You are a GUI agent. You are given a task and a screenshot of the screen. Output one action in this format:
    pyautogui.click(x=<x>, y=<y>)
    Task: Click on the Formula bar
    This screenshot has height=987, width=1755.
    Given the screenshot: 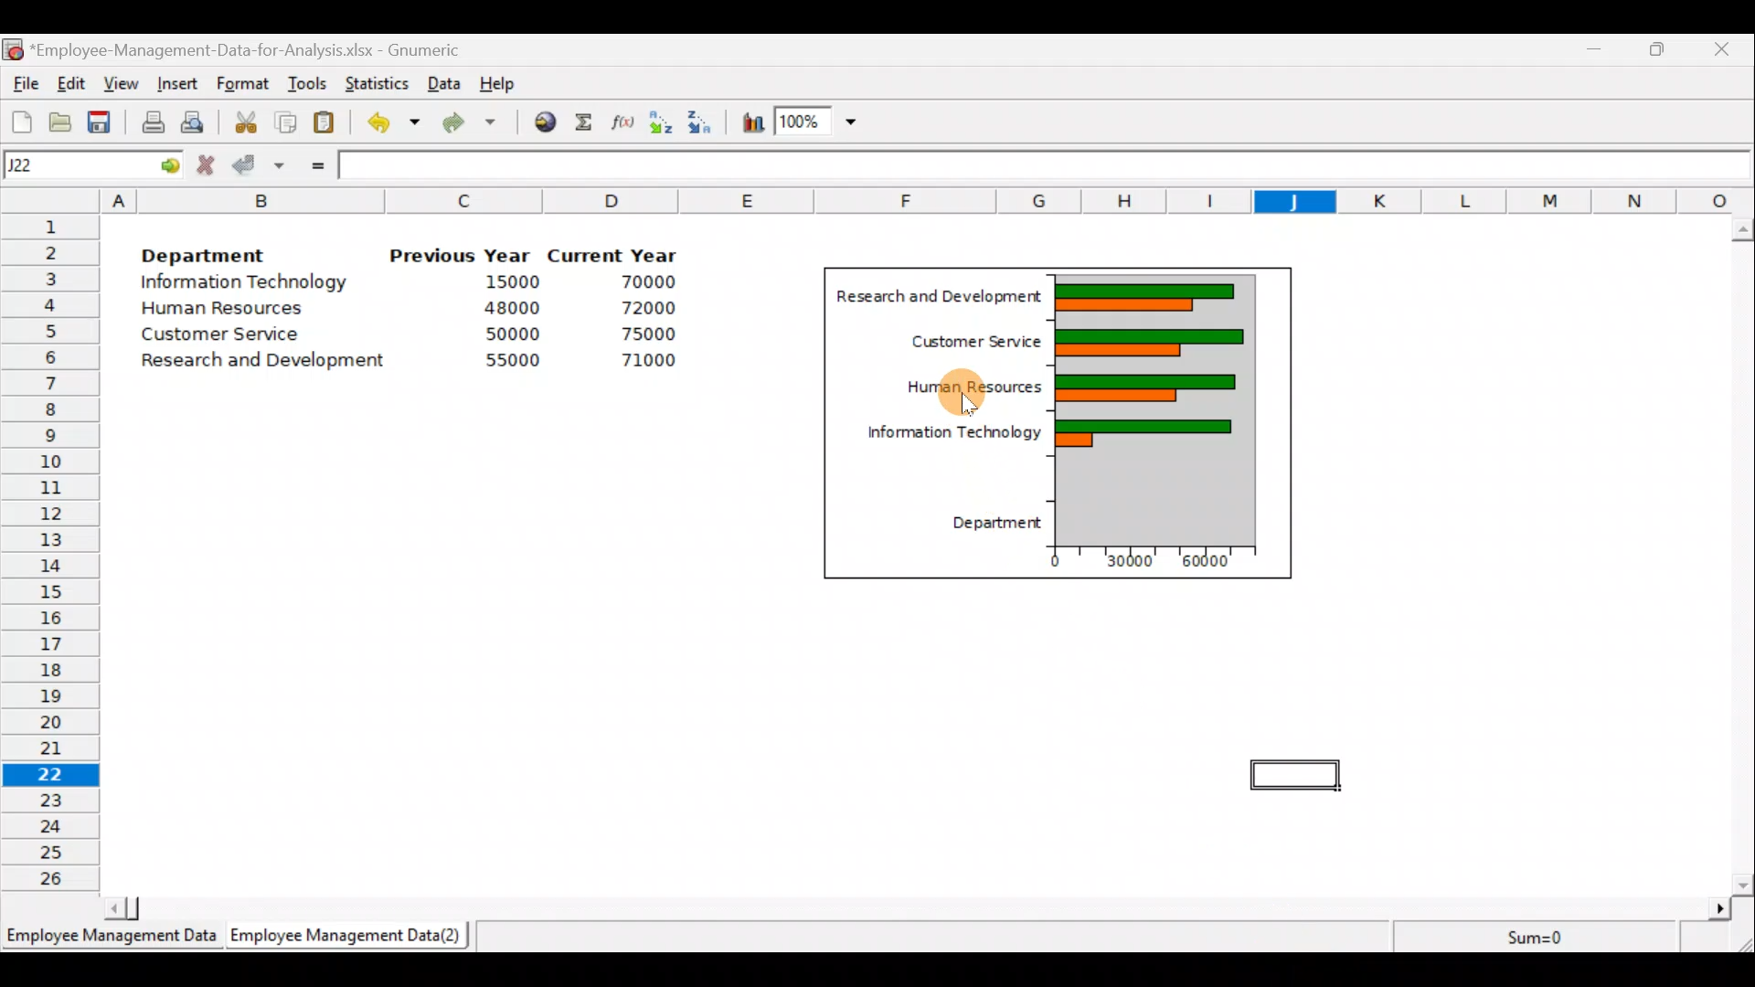 What is the action you would take?
    pyautogui.click(x=1049, y=165)
    